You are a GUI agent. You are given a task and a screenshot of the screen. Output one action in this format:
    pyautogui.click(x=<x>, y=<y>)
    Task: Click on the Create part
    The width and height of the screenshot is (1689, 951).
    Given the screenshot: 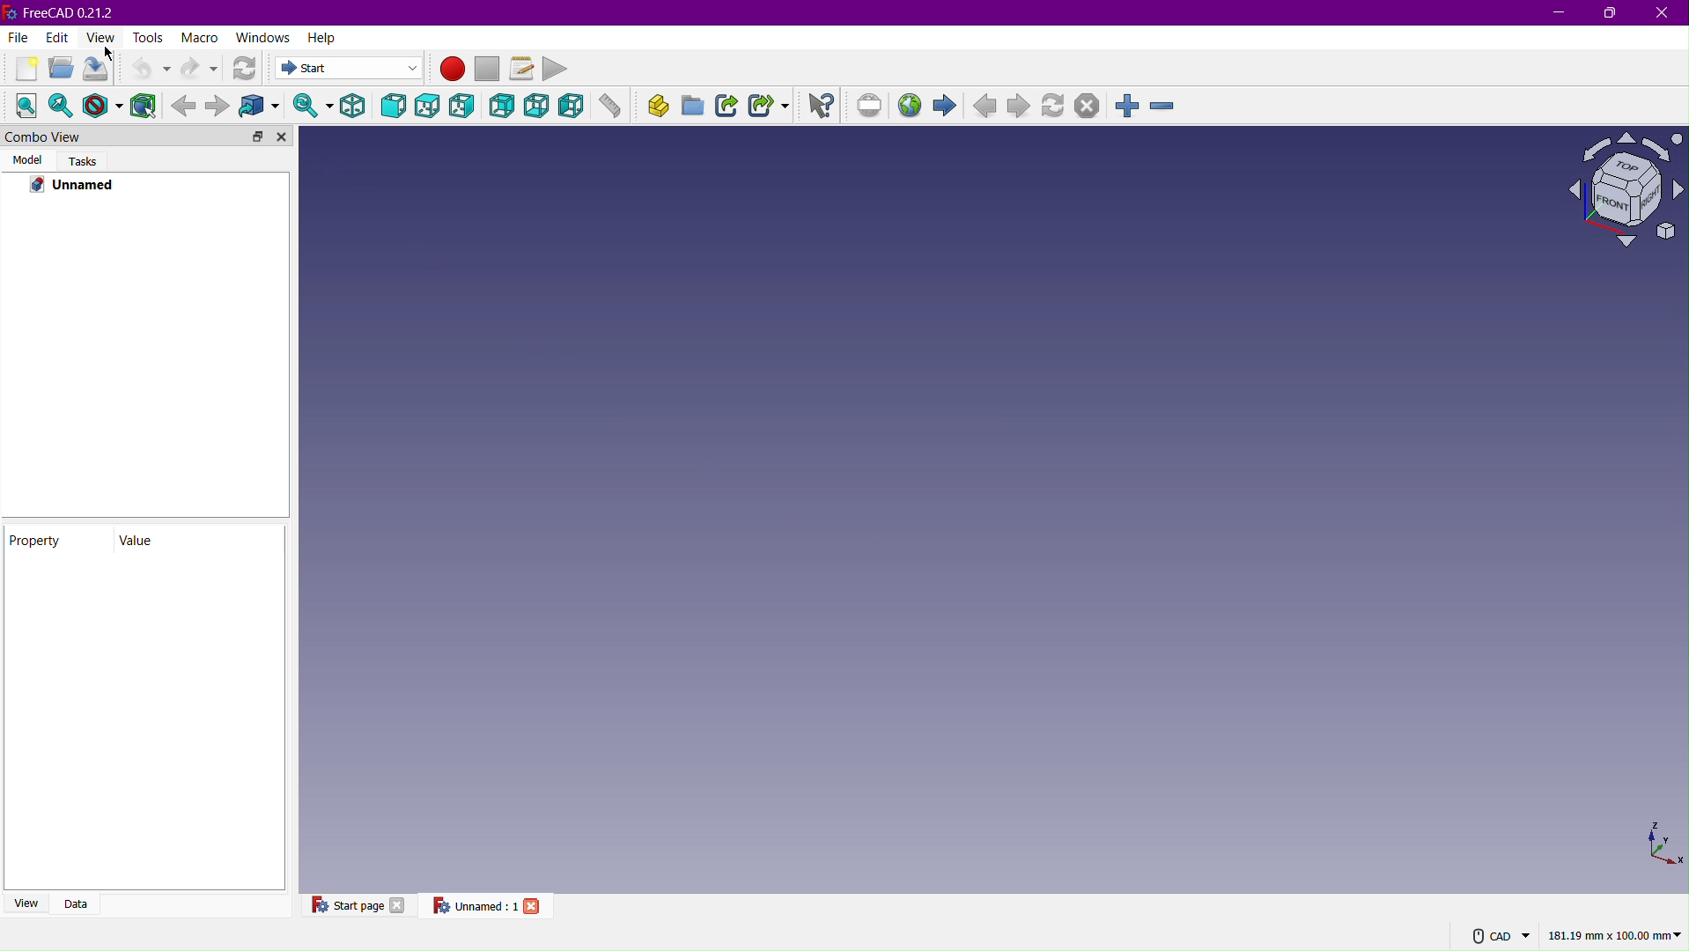 What is the action you would take?
    pyautogui.click(x=657, y=107)
    